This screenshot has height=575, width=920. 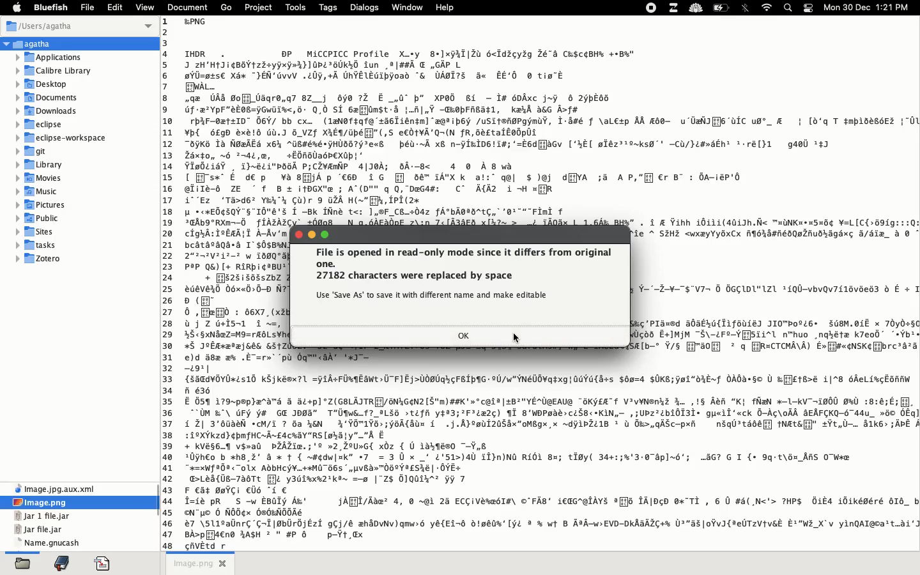 What do you see at coordinates (467, 275) in the screenshot?
I see `file is opened` at bounding box center [467, 275].